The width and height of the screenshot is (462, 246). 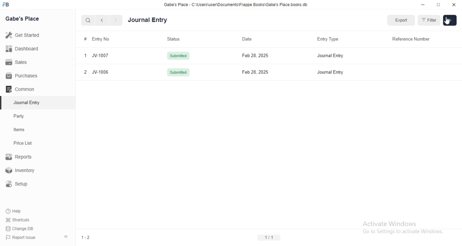 I want to click on Gabe's Place, so click(x=23, y=18).